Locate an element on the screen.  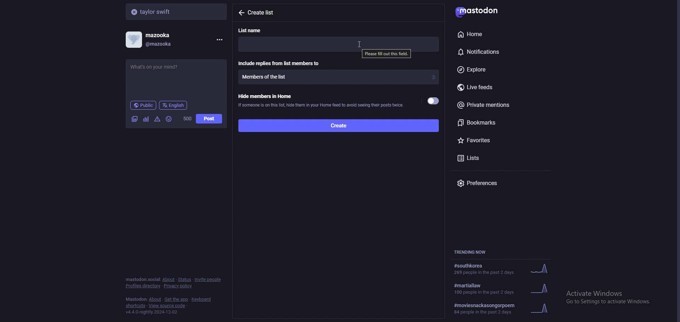
menu is located at coordinates (218, 40).